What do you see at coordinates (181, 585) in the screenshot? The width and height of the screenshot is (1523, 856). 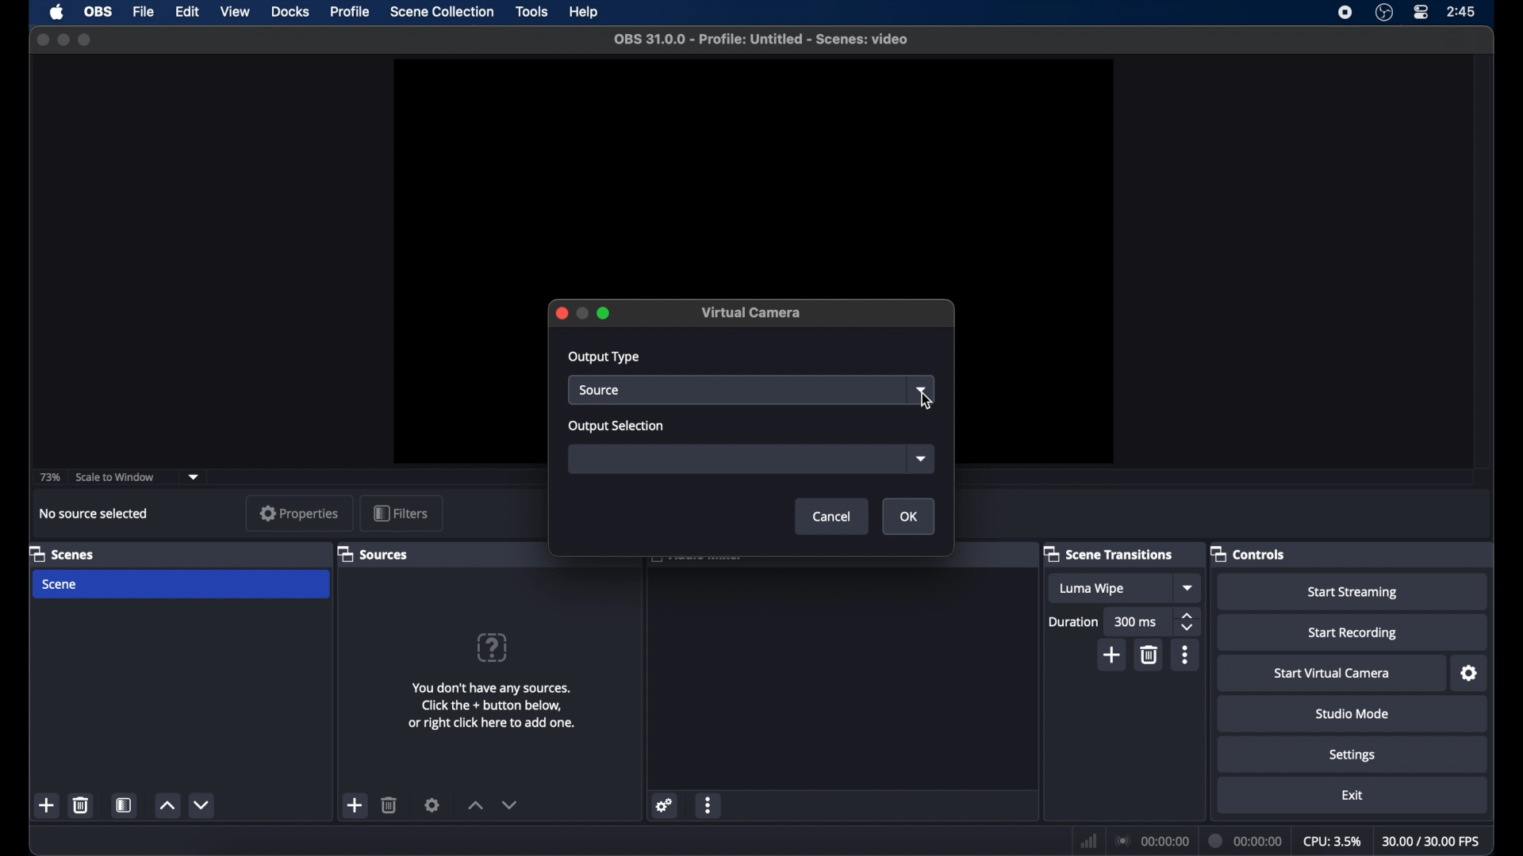 I see `scene` at bounding box center [181, 585].